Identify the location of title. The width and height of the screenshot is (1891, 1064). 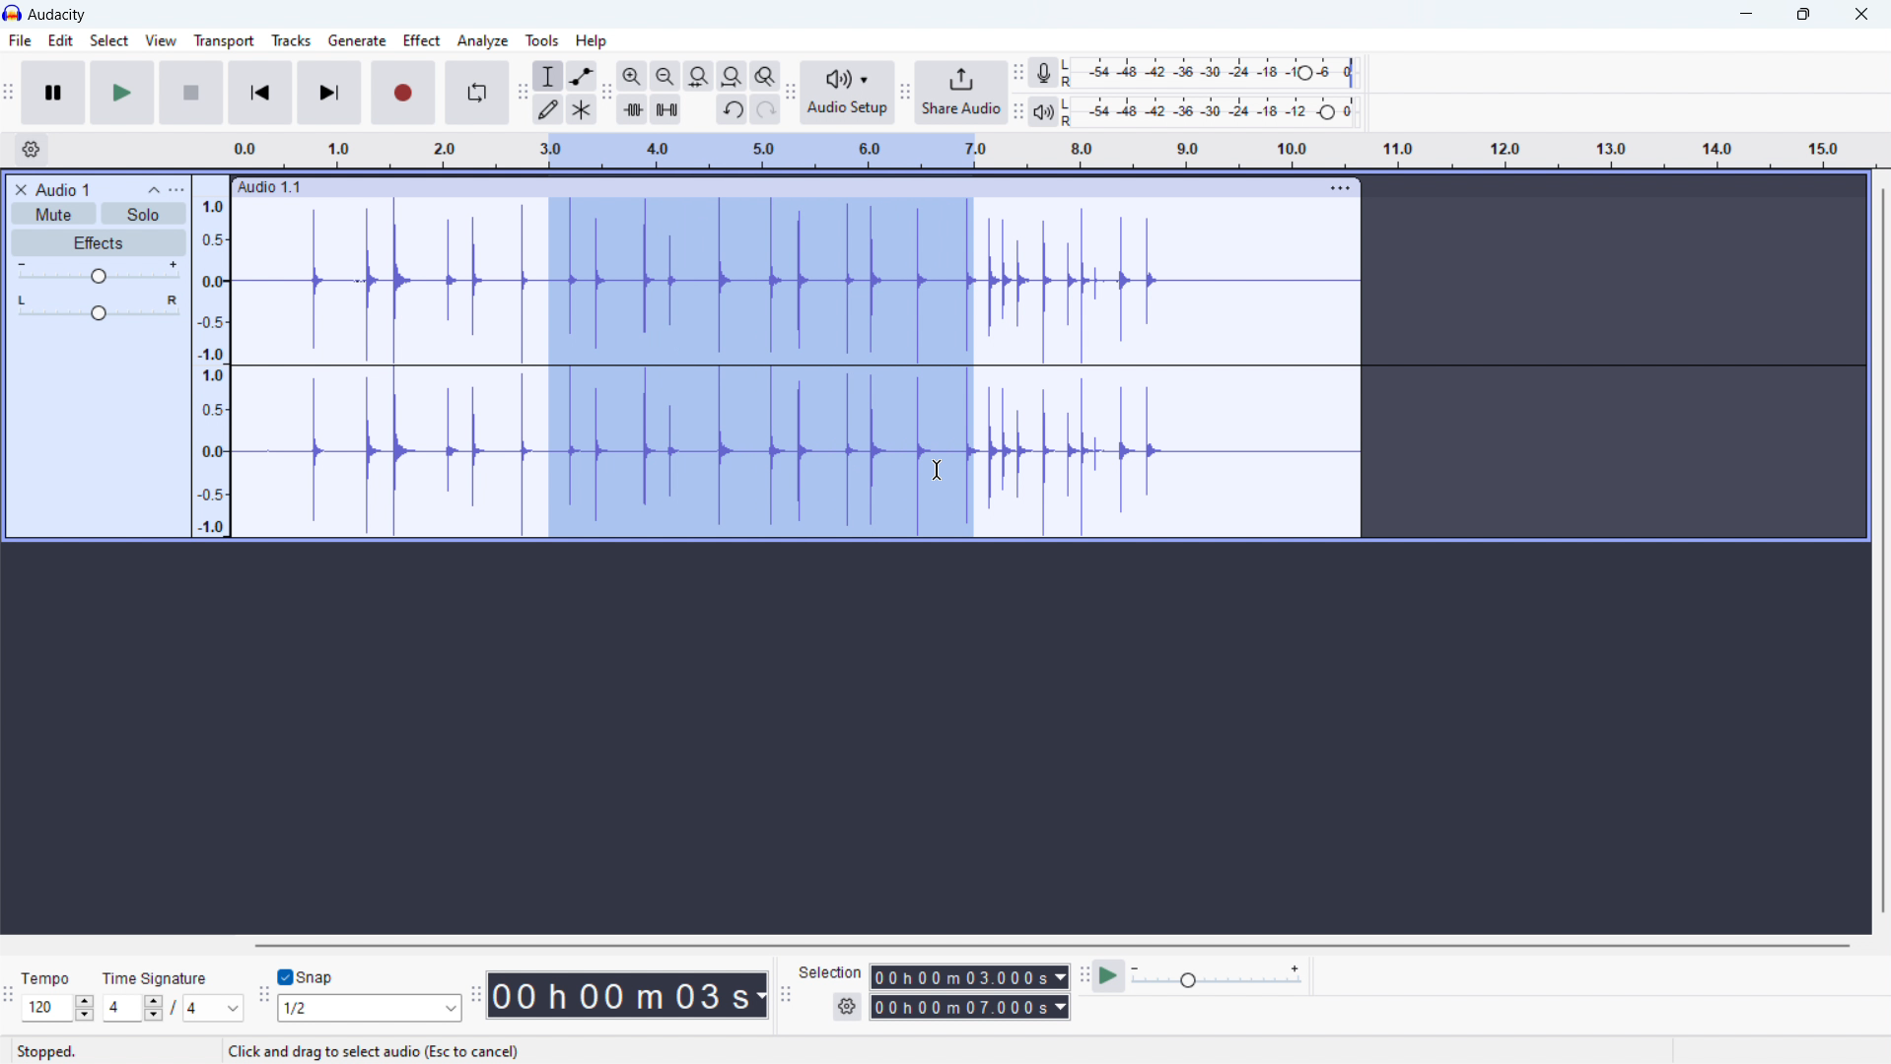
(65, 189).